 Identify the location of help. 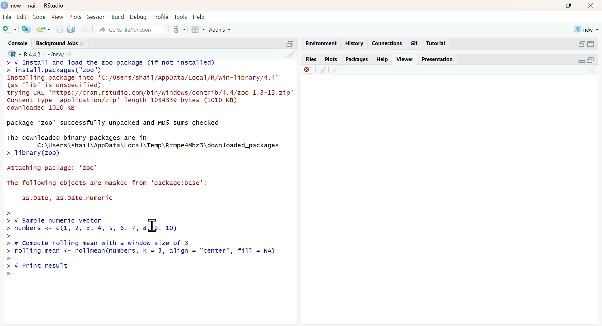
(199, 17).